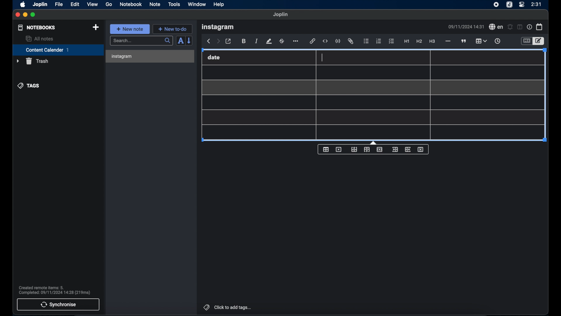 The image size is (561, 316). What do you see at coordinates (214, 57) in the screenshot?
I see `date` at bounding box center [214, 57].